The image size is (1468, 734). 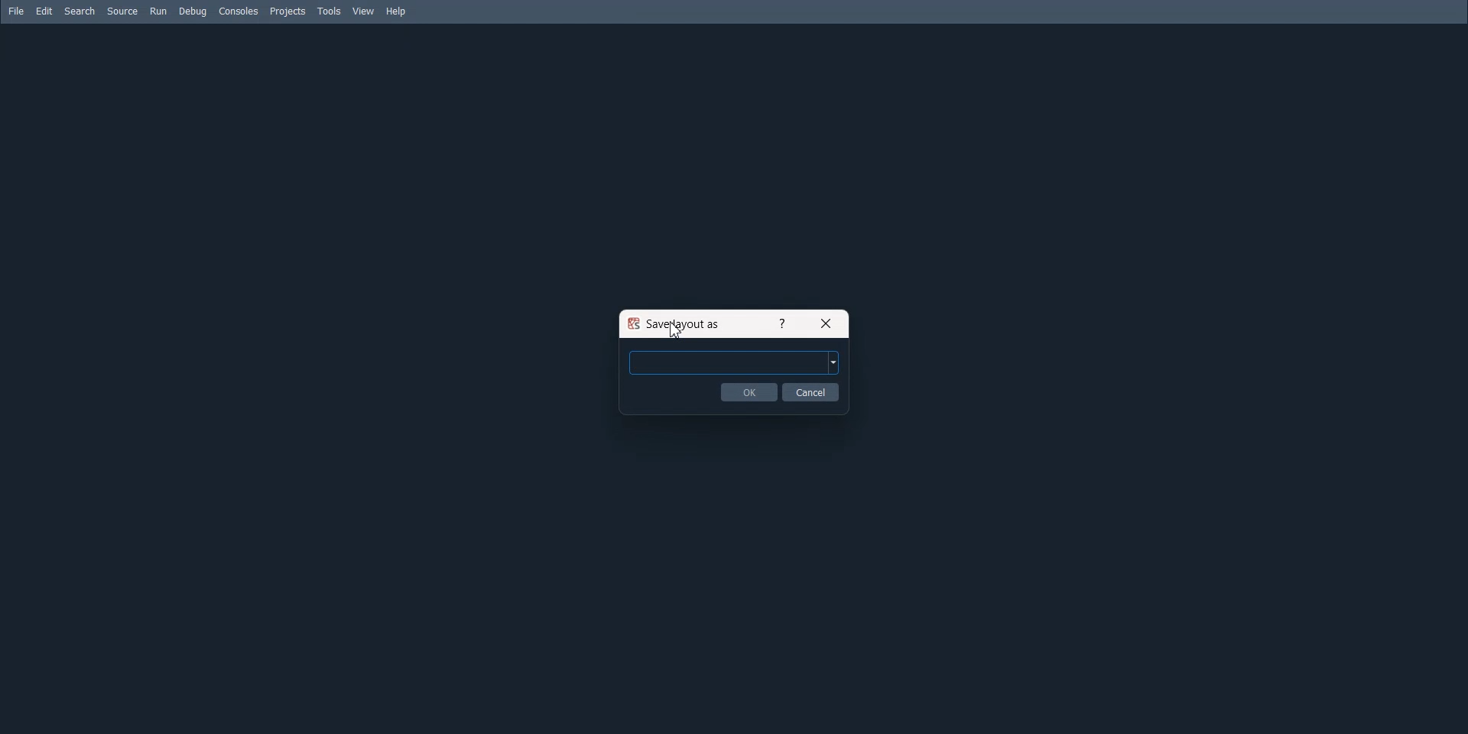 What do you see at coordinates (362, 11) in the screenshot?
I see `View` at bounding box center [362, 11].